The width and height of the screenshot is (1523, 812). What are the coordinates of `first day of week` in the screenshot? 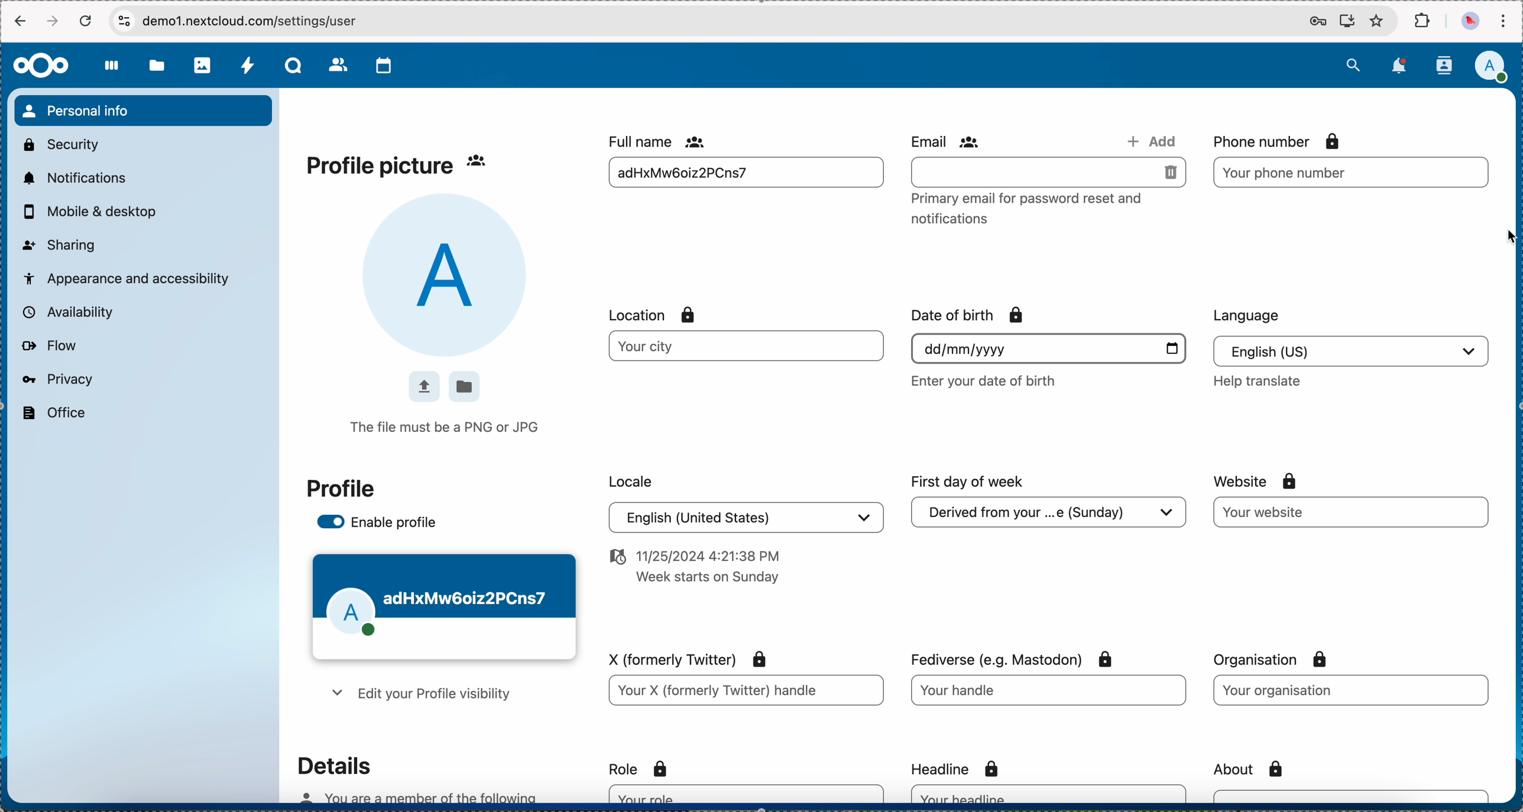 It's located at (968, 483).